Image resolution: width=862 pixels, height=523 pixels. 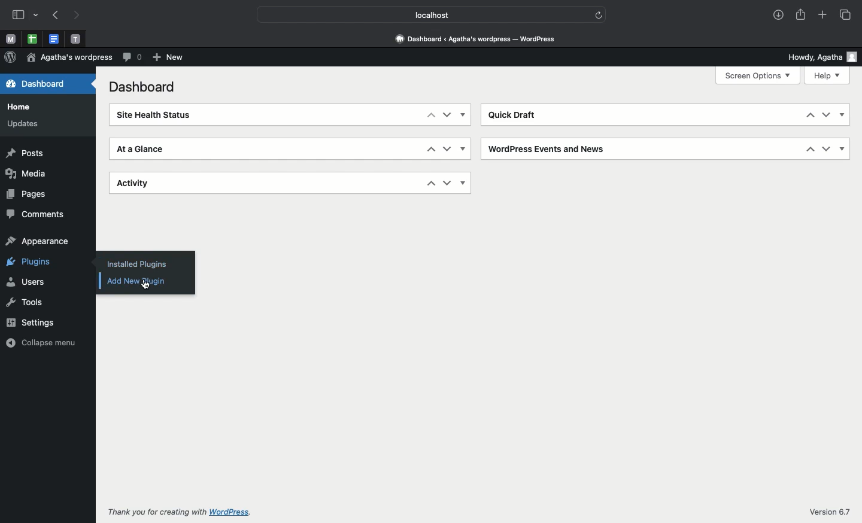 What do you see at coordinates (168, 57) in the screenshot?
I see `New` at bounding box center [168, 57].